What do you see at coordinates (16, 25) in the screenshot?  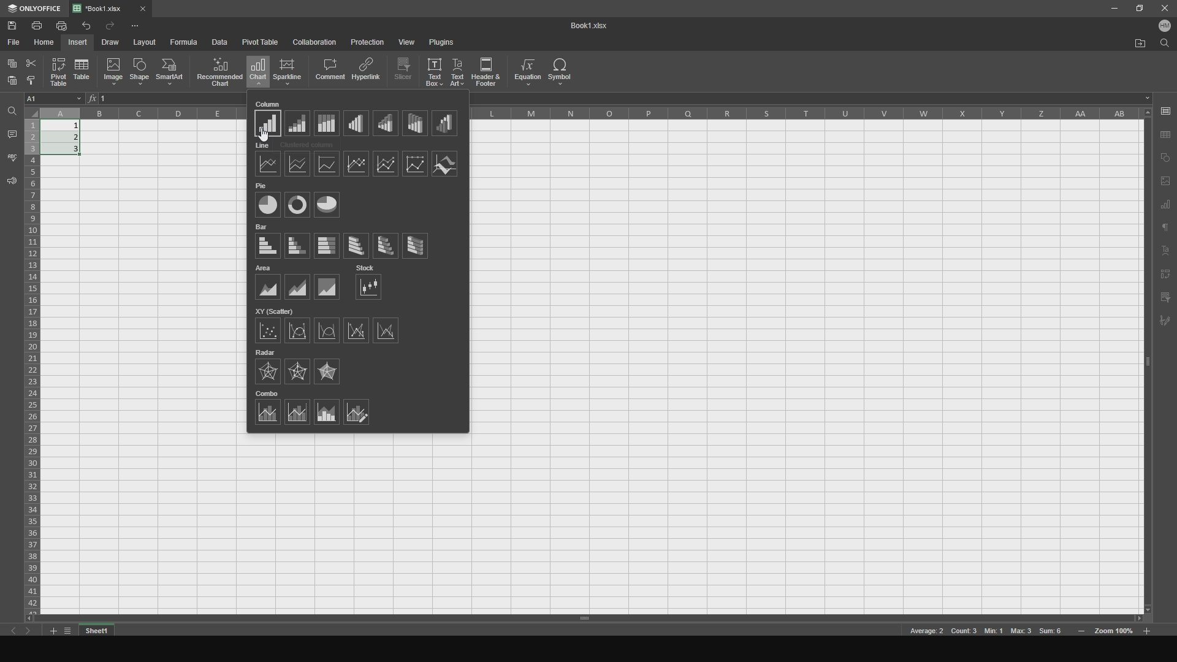 I see `save` at bounding box center [16, 25].